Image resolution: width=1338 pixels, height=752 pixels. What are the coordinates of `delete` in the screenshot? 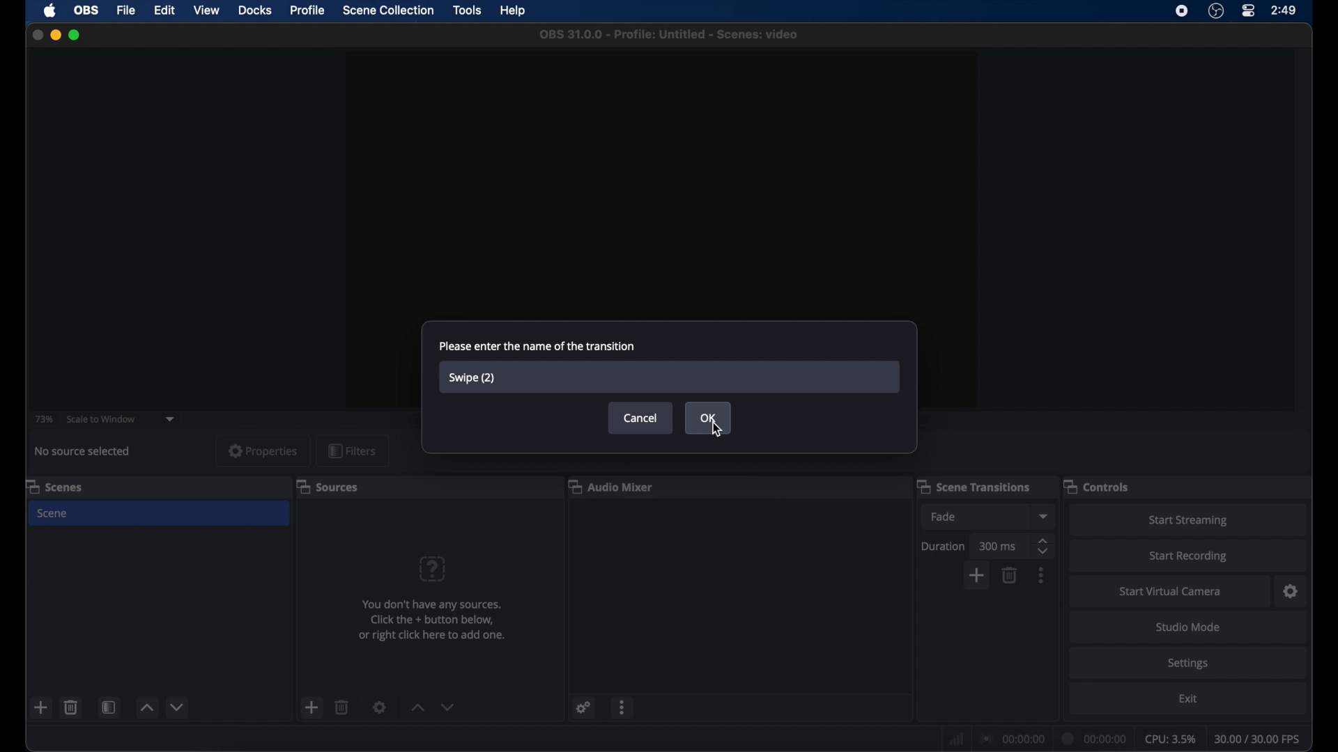 It's located at (342, 707).